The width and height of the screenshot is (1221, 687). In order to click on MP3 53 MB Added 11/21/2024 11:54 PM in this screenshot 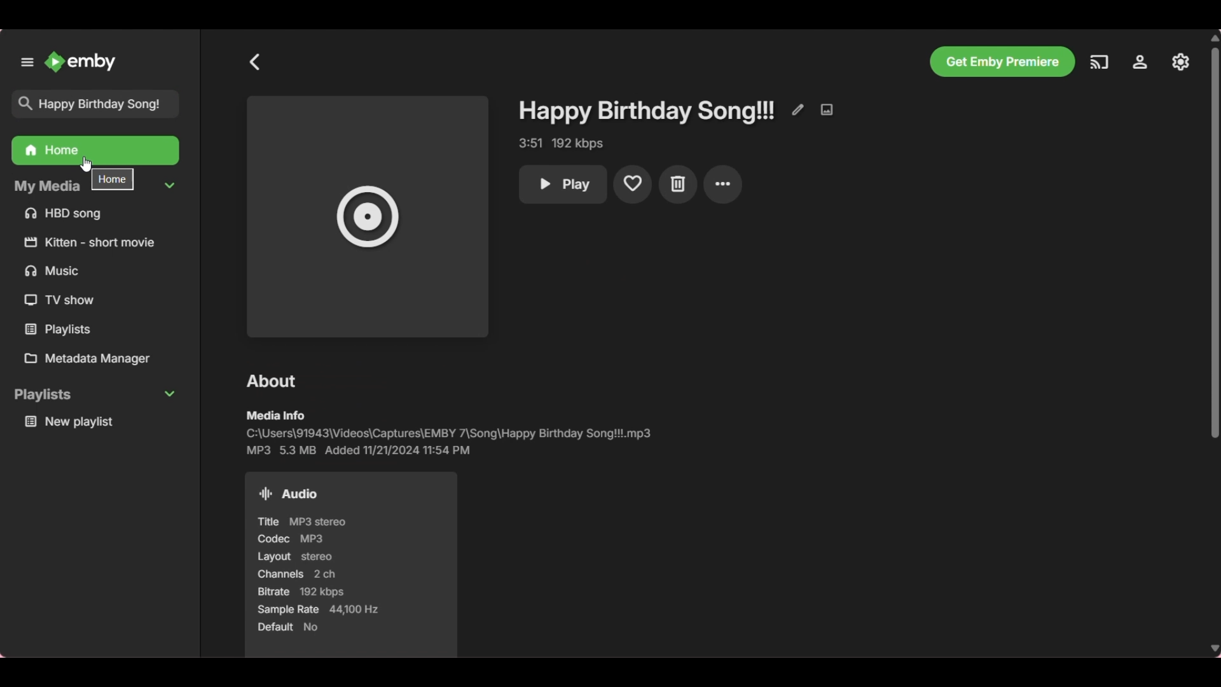, I will do `click(361, 452)`.